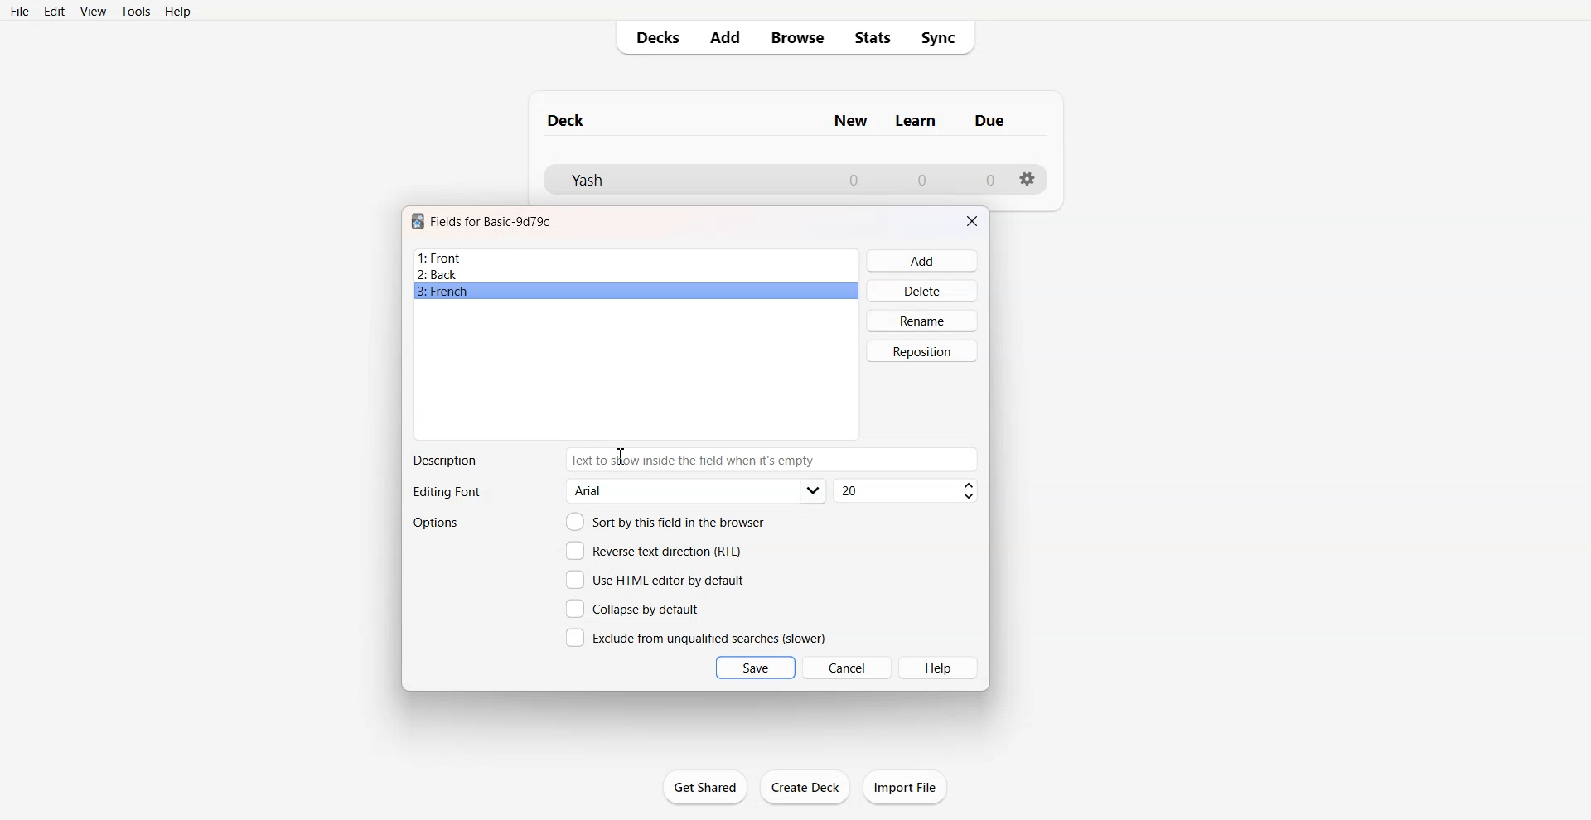 The width and height of the screenshot is (1591, 820). What do you see at coordinates (873, 38) in the screenshot?
I see `Stats` at bounding box center [873, 38].